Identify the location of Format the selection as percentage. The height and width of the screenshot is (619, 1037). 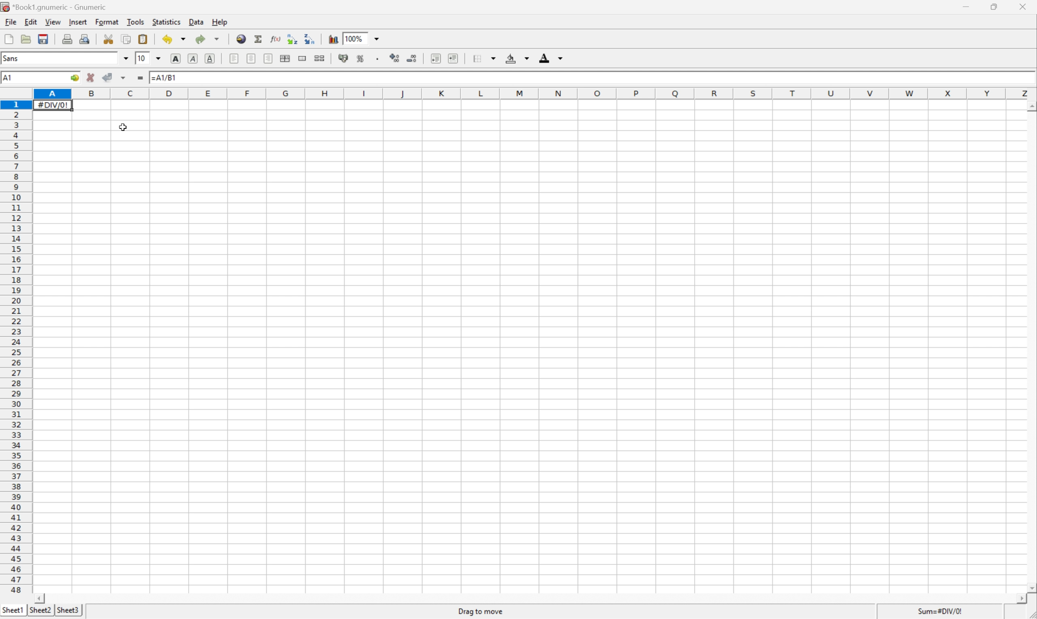
(361, 58).